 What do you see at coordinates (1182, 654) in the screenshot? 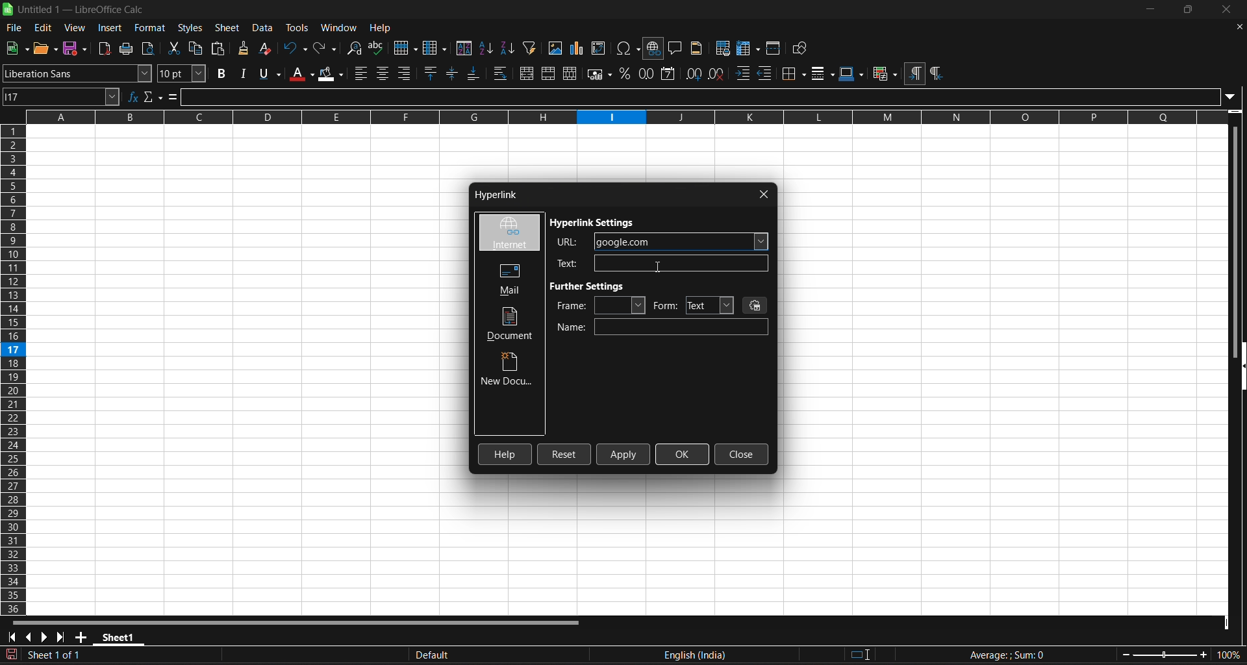
I see `zoom factor` at bounding box center [1182, 654].